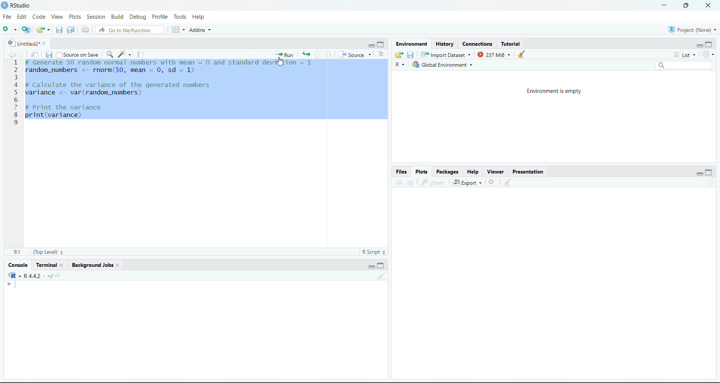 This screenshot has width=720, height=383. What do you see at coordinates (59, 30) in the screenshot?
I see `save` at bounding box center [59, 30].